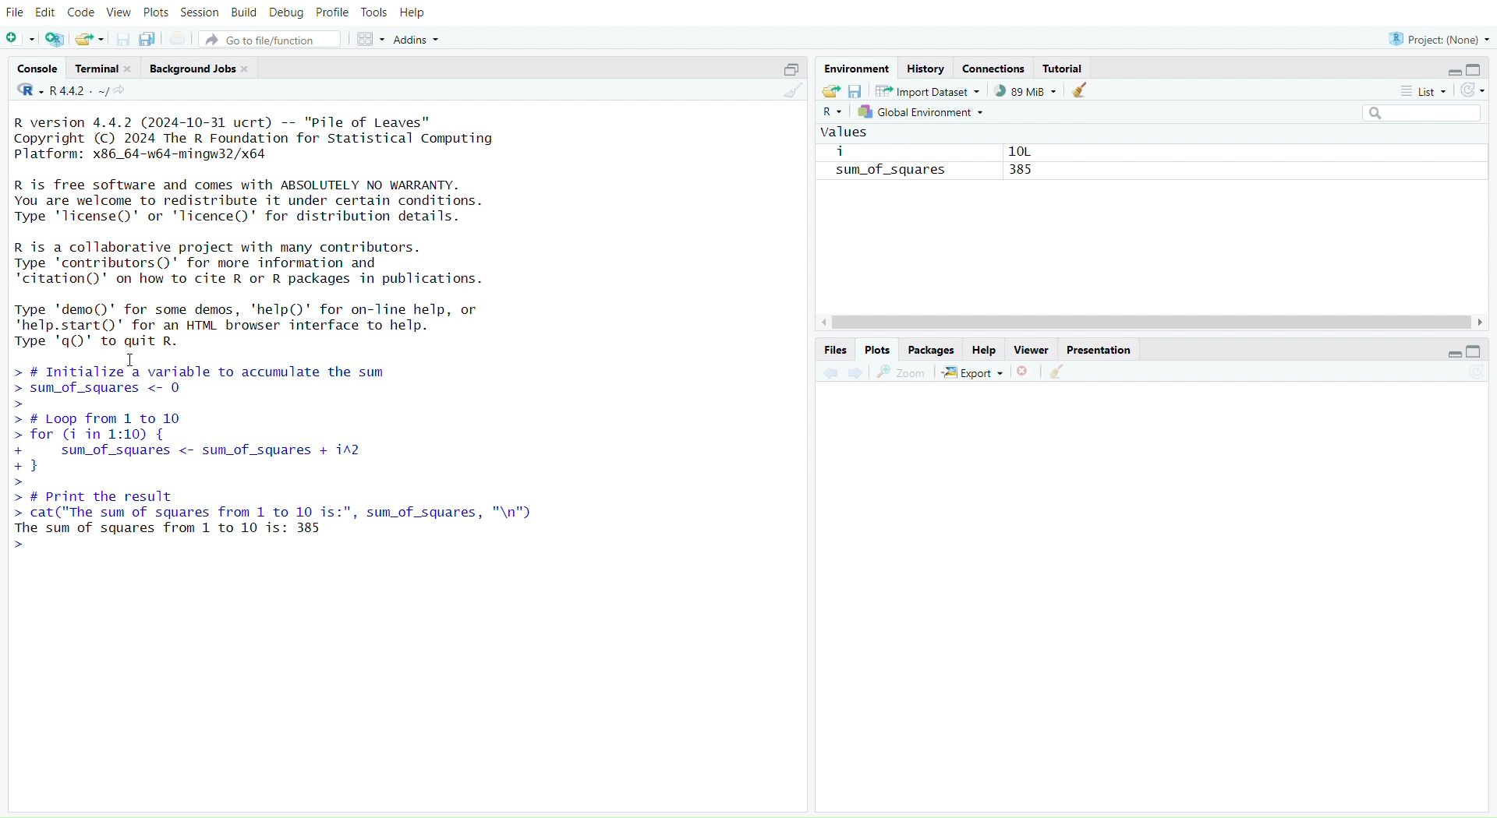 The height and width of the screenshot is (818, 1497). I want to click on connections, so click(994, 68).